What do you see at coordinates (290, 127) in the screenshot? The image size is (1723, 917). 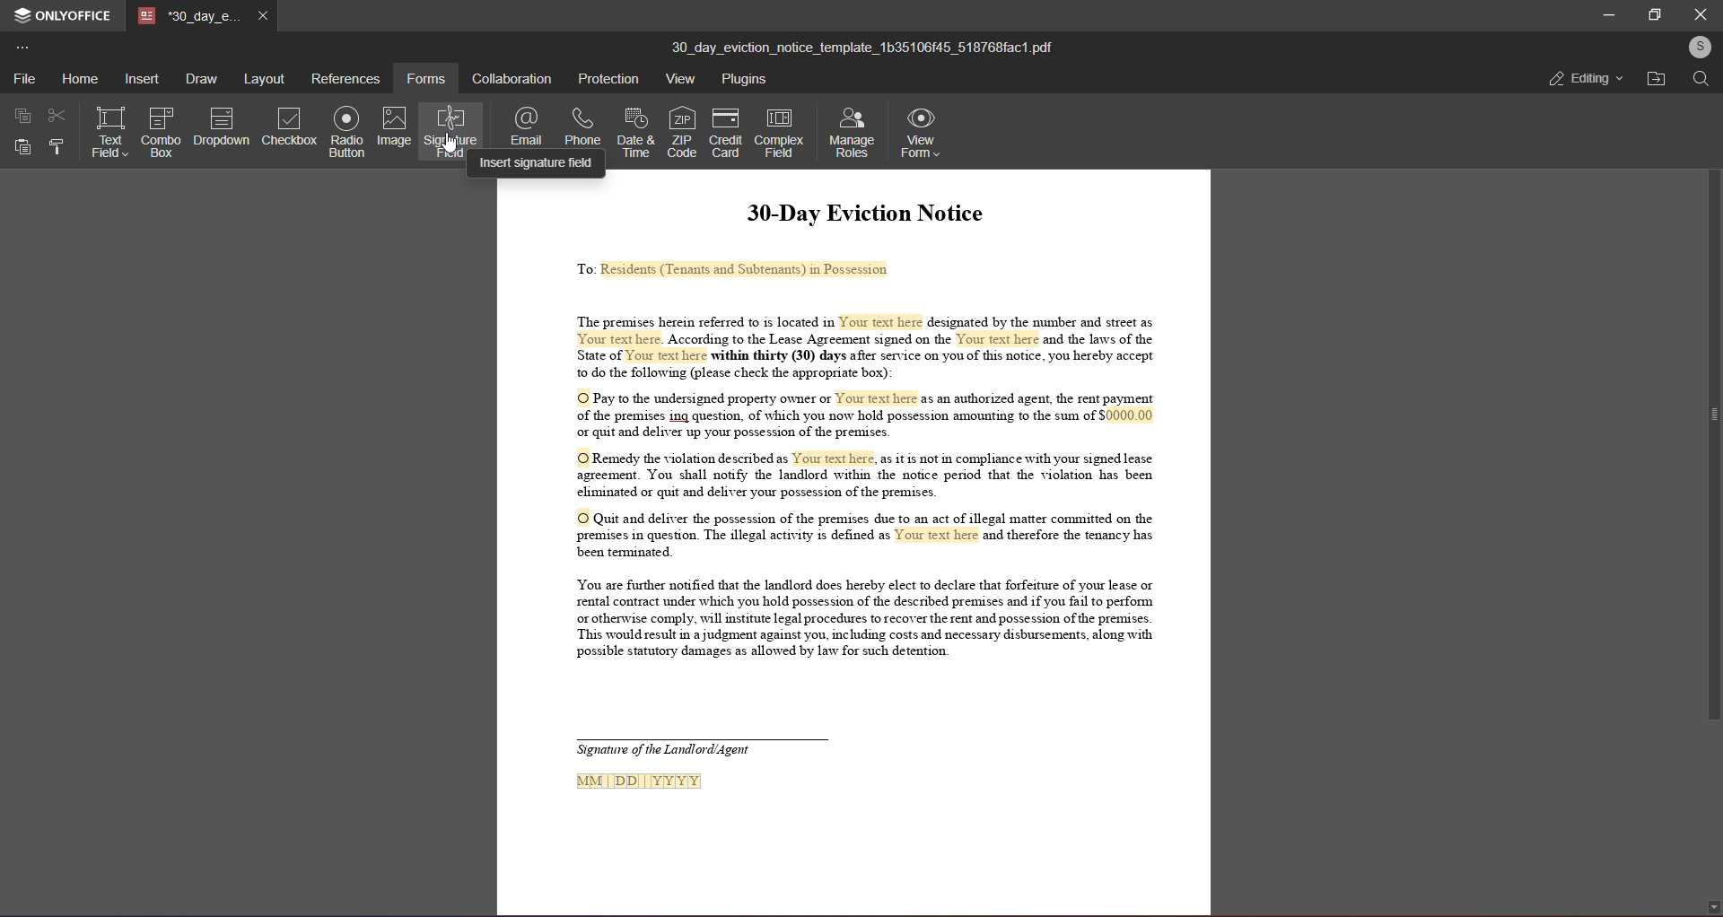 I see `checkbox` at bounding box center [290, 127].